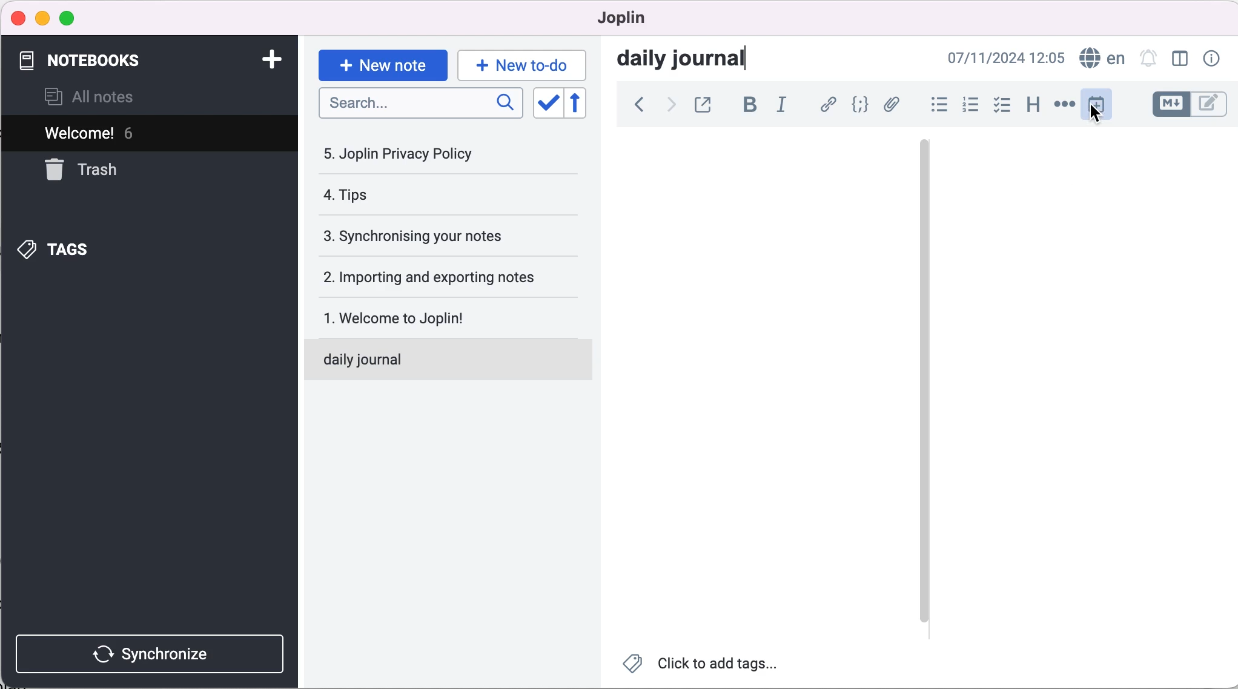 This screenshot has width=1238, height=689. Describe the element at coordinates (1064, 380) in the screenshot. I see `` at that location.